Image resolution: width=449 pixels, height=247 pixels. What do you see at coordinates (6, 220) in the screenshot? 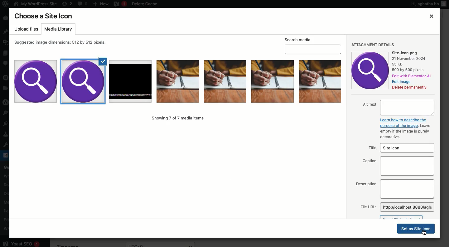
I see `Privacy` at bounding box center [6, 220].